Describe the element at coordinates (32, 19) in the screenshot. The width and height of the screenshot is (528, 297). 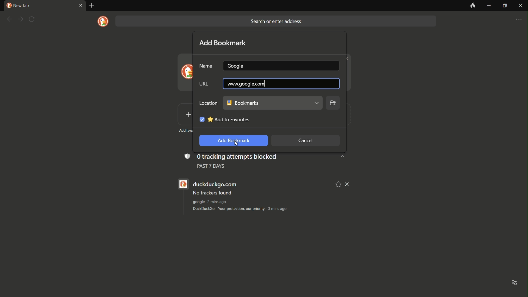
I see `refresh` at that location.